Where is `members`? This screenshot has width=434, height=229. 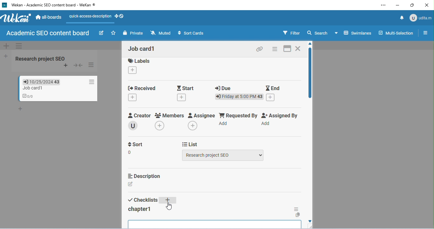
members is located at coordinates (170, 116).